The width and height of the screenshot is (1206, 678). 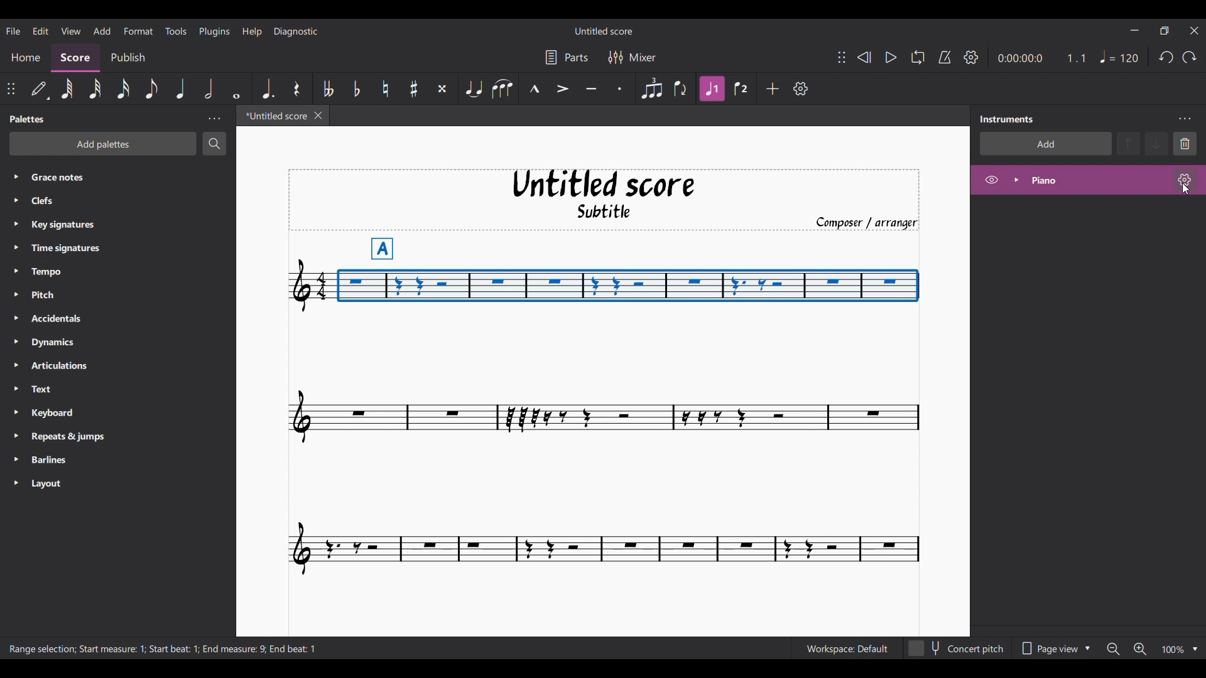 What do you see at coordinates (562, 89) in the screenshot?
I see `Accent` at bounding box center [562, 89].